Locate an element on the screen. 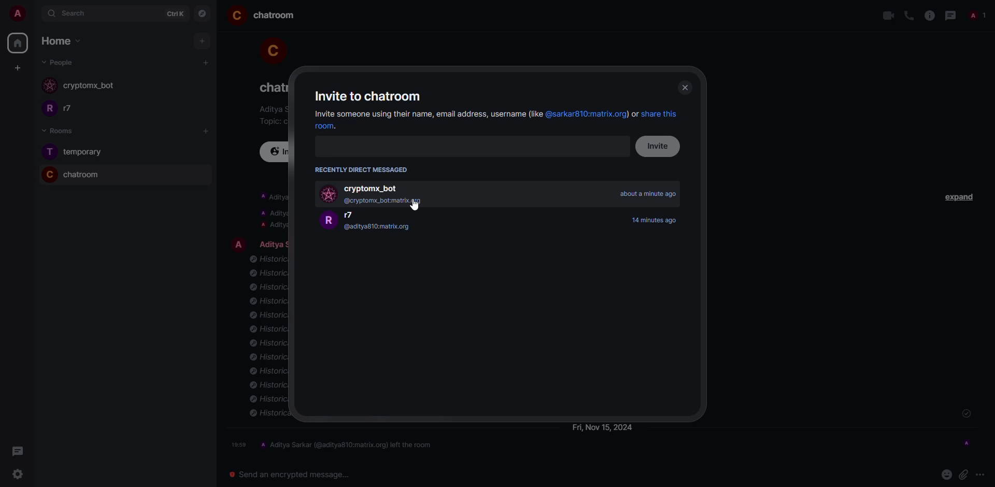 The width and height of the screenshot is (995, 487). profile is located at coordinates (271, 48).